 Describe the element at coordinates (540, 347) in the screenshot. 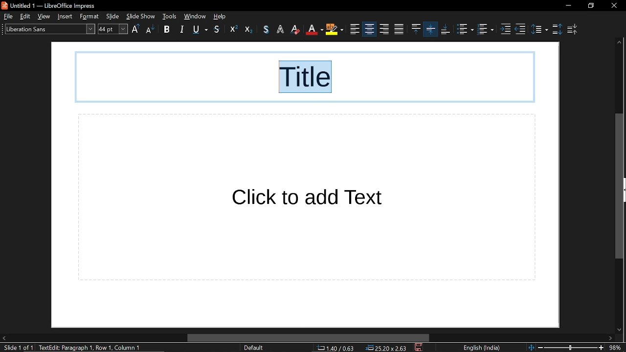

I see `zoom out` at that location.